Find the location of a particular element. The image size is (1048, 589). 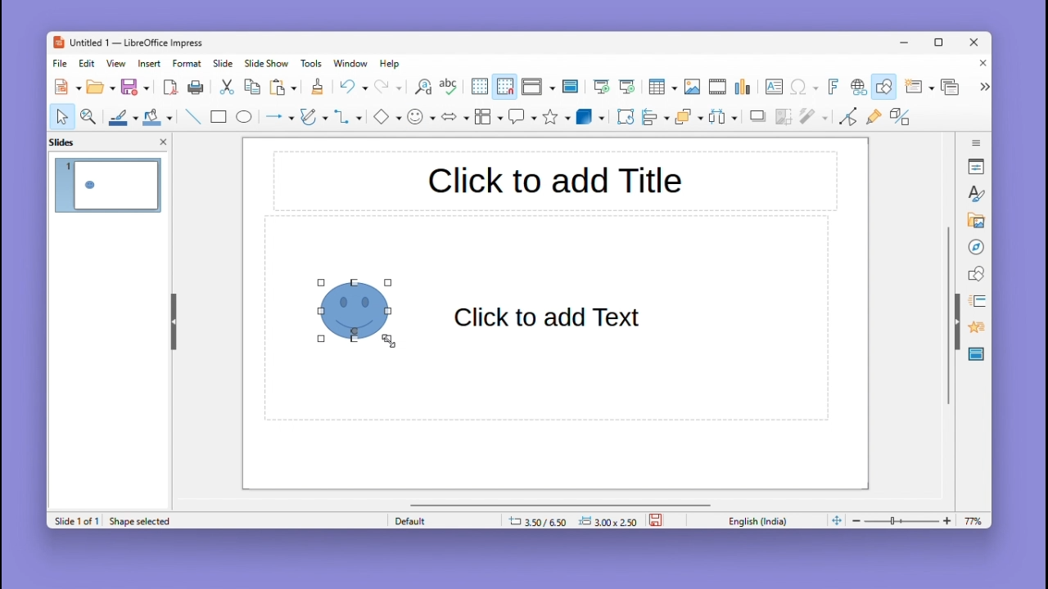

redo is located at coordinates (389, 88).